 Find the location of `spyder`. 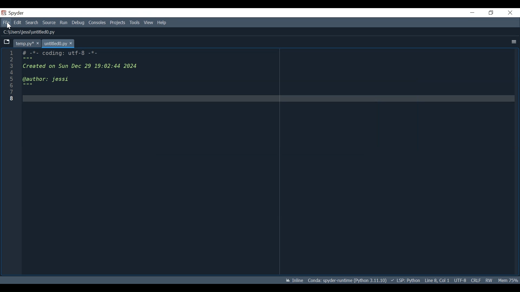

spyder is located at coordinates (17, 13).